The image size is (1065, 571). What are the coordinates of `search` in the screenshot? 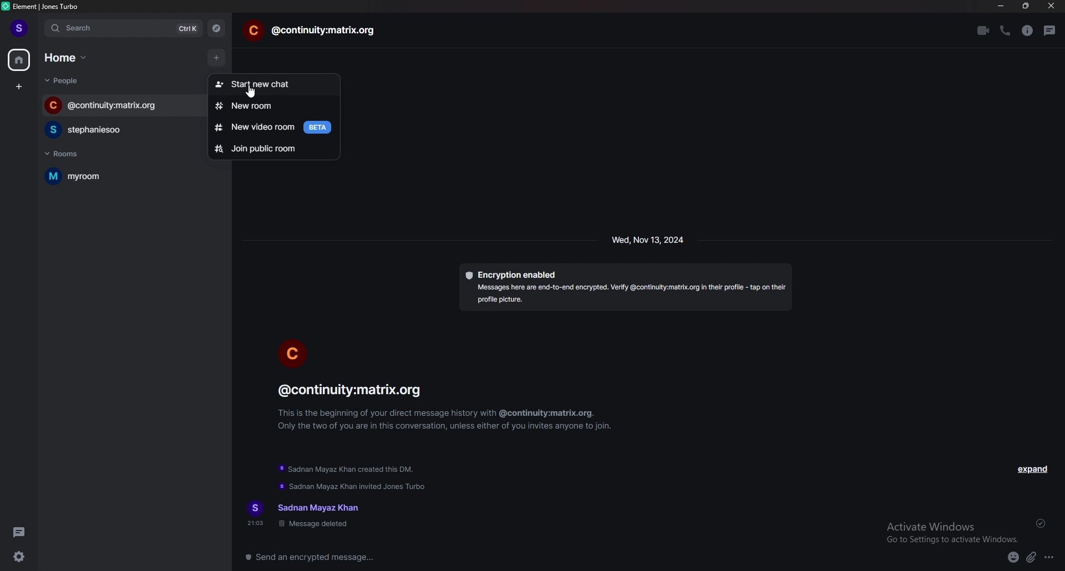 It's located at (125, 29).